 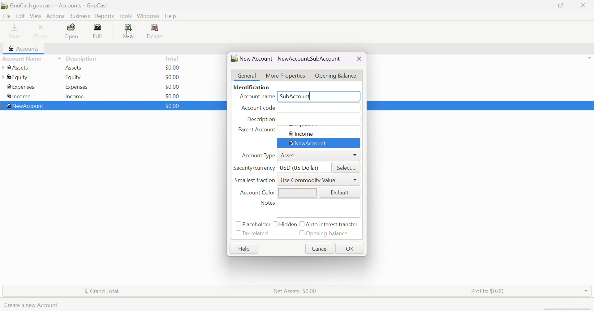 I want to click on More Properties, so click(x=285, y=76).